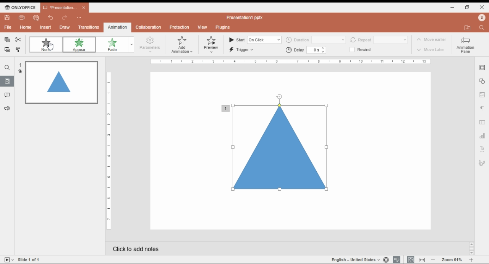  I want to click on copy, so click(7, 40).